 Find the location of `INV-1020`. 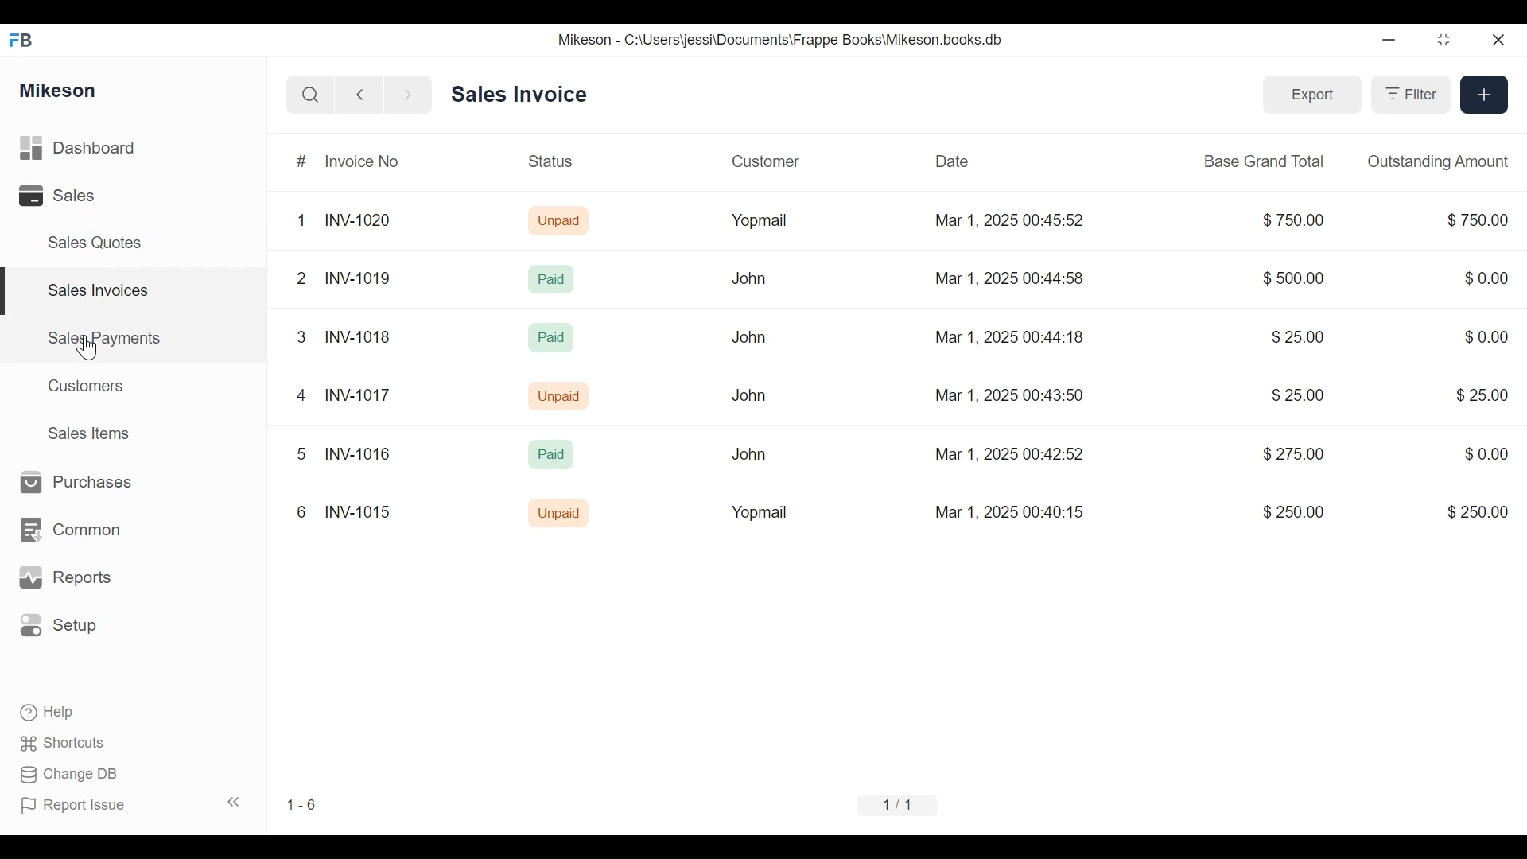

INV-1020 is located at coordinates (360, 221).